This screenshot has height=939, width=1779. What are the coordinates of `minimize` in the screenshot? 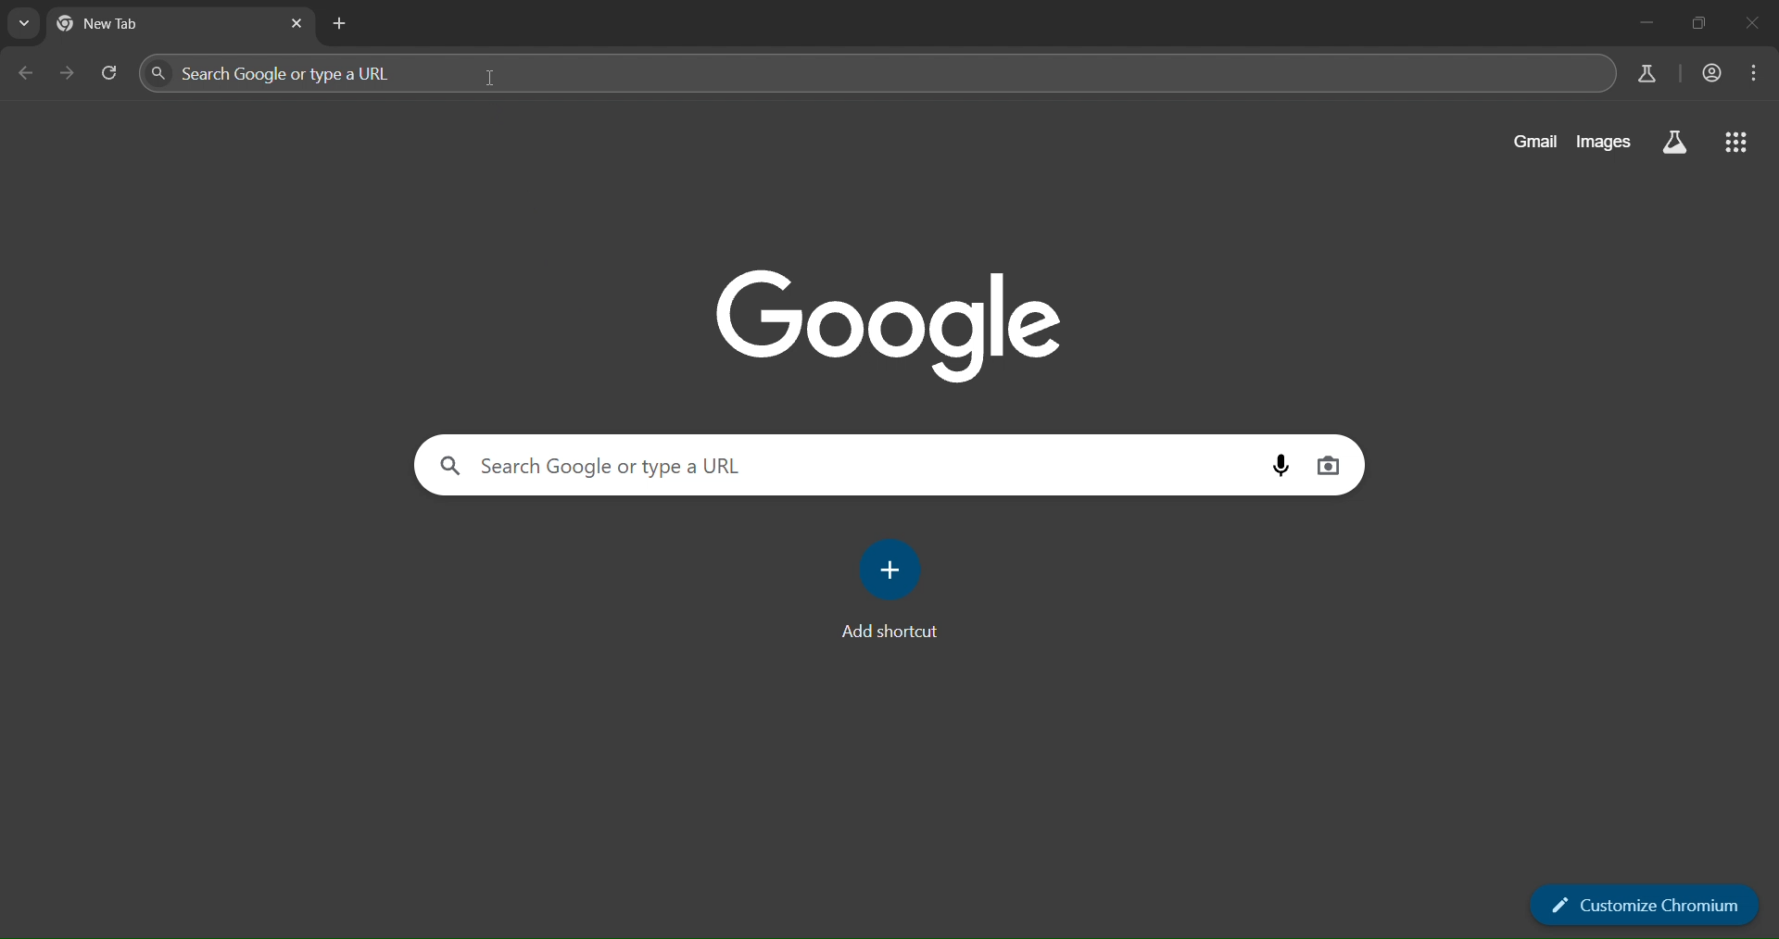 It's located at (1644, 22).